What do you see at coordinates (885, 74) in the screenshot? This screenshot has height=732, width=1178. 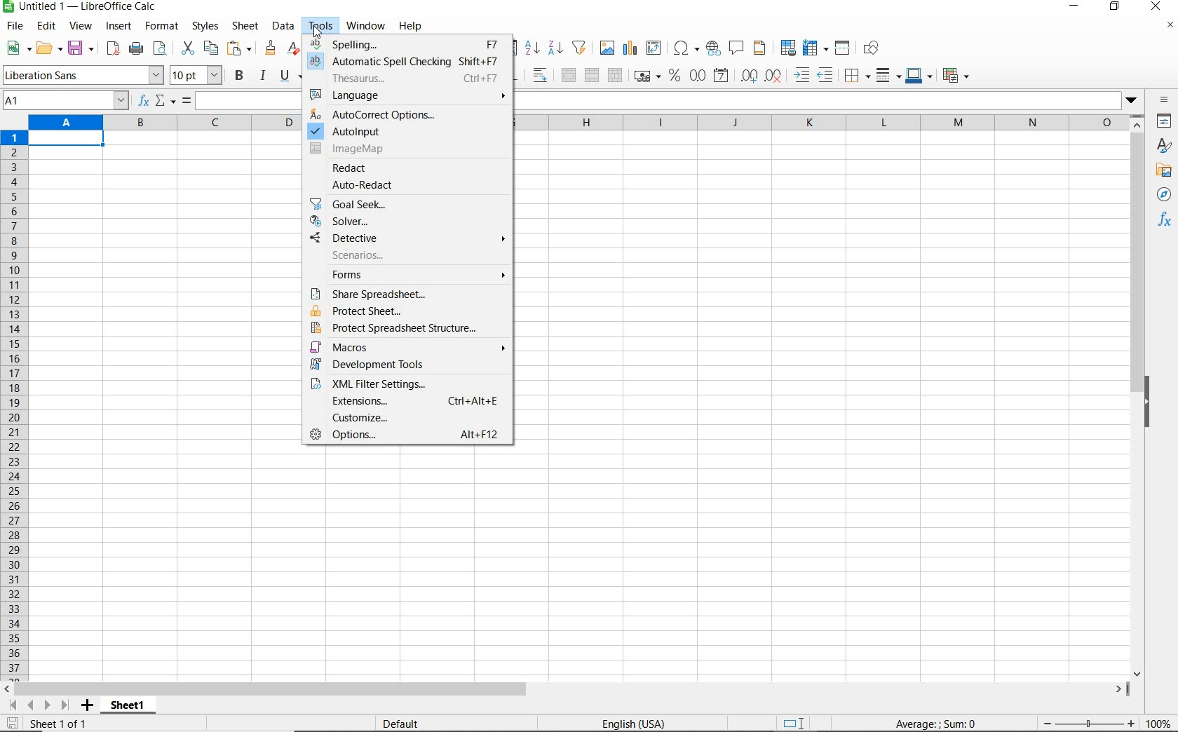 I see `border style` at bounding box center [885, 74].